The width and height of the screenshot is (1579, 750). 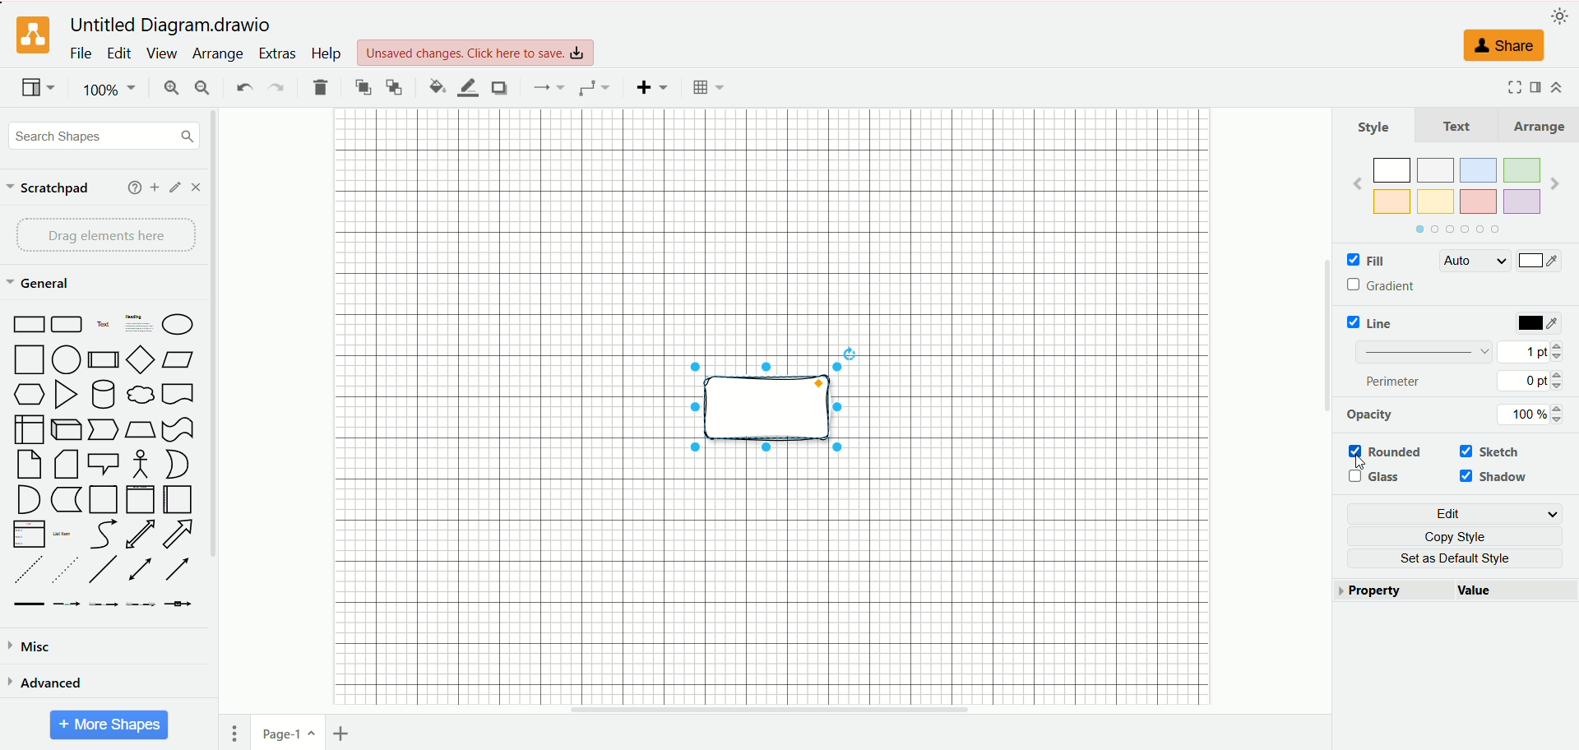 I want to click on shapes, so click(x=103, y=462).